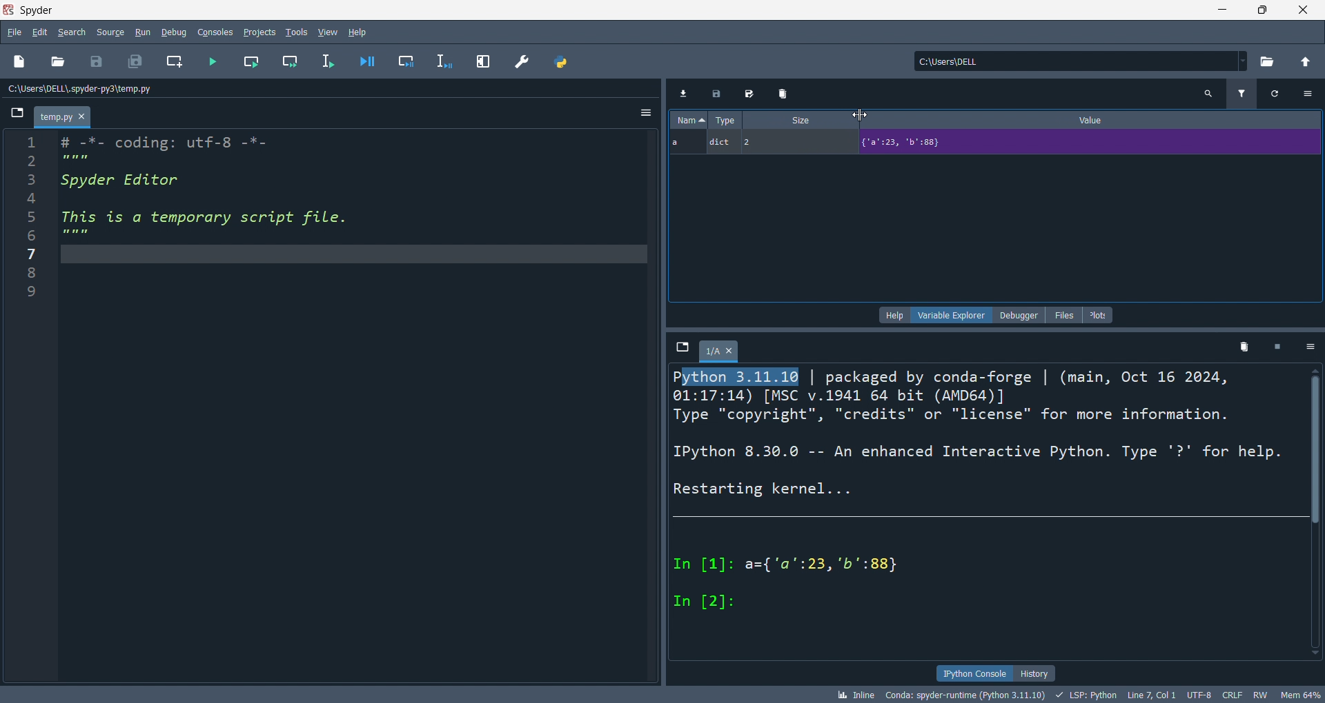 The image size is (1325, 703). Describe the element at coordinates (1263, 62) in the screenshot. I see `open directory` at that location.